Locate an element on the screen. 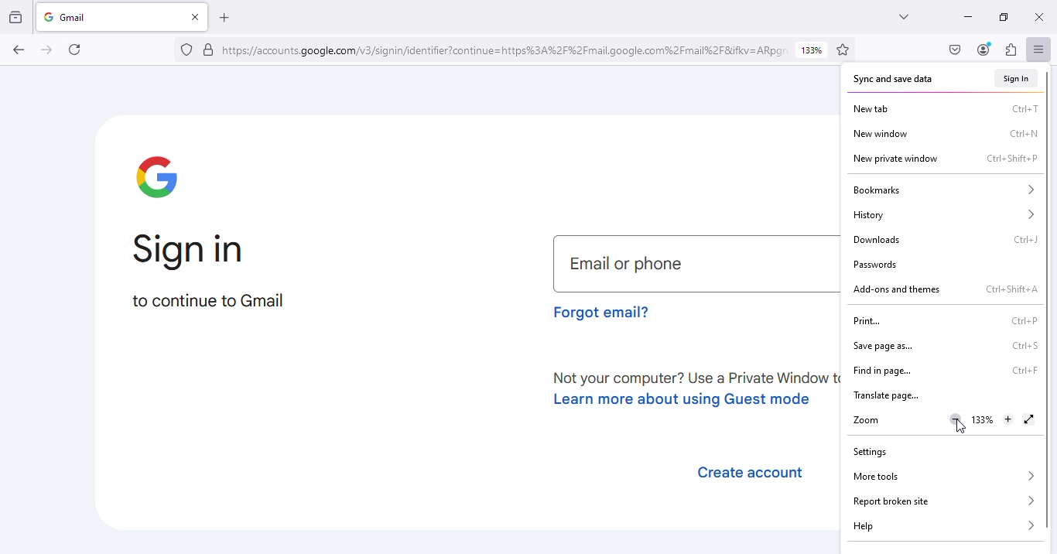 The image size is (1057, 554). passwords is located at coordinates (875, 265).